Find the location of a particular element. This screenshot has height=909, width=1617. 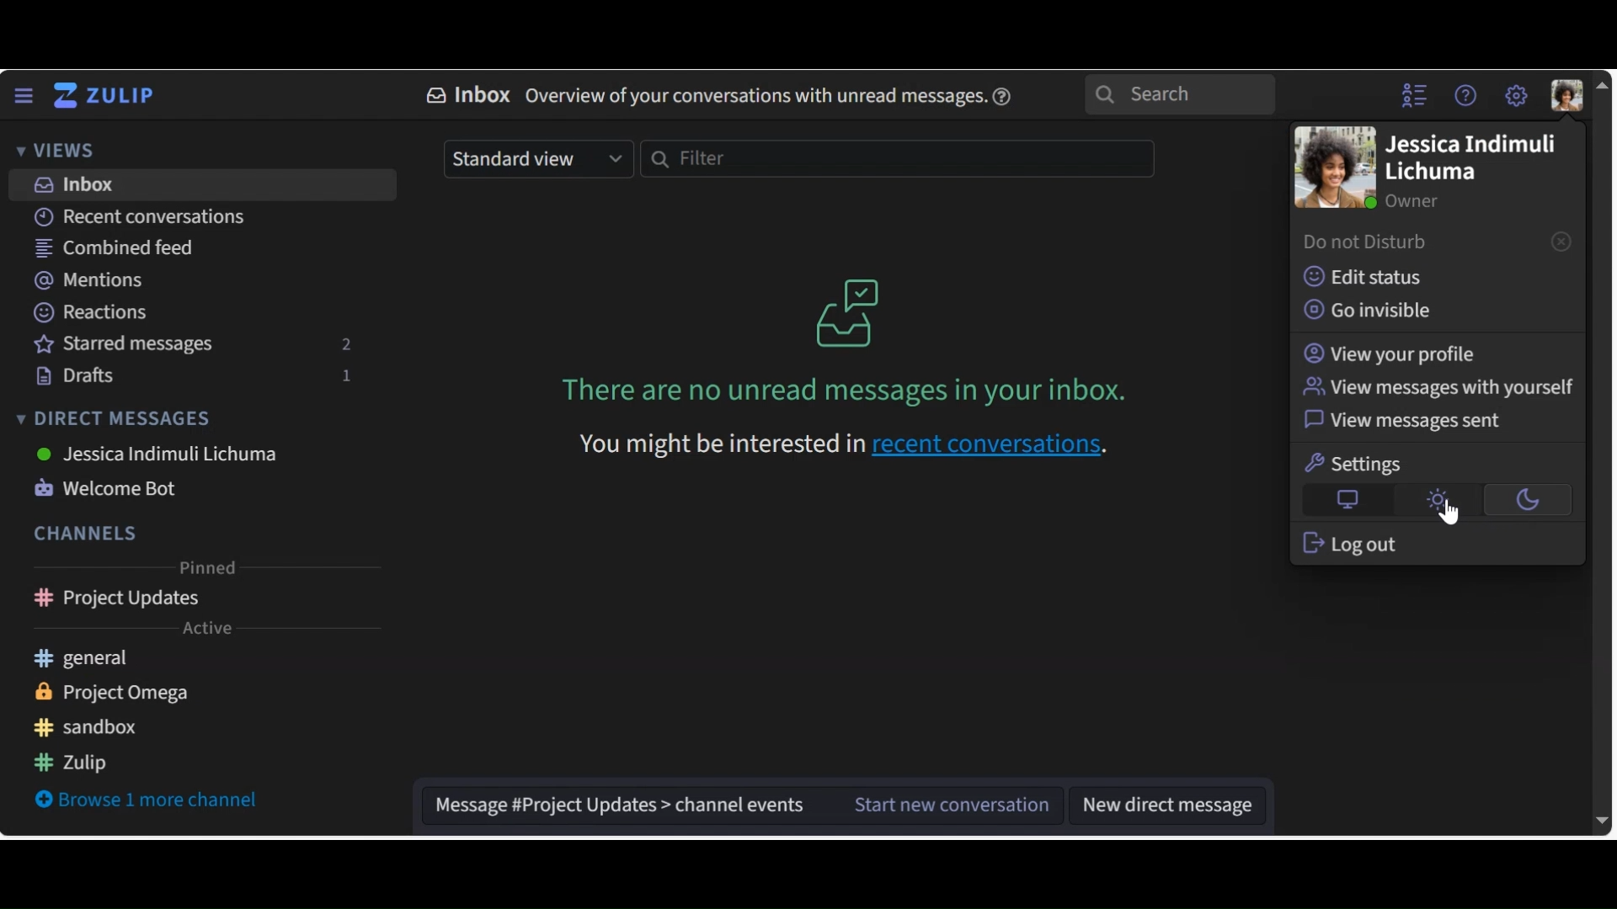

Dark theme is located at coordinates (1524, 501).